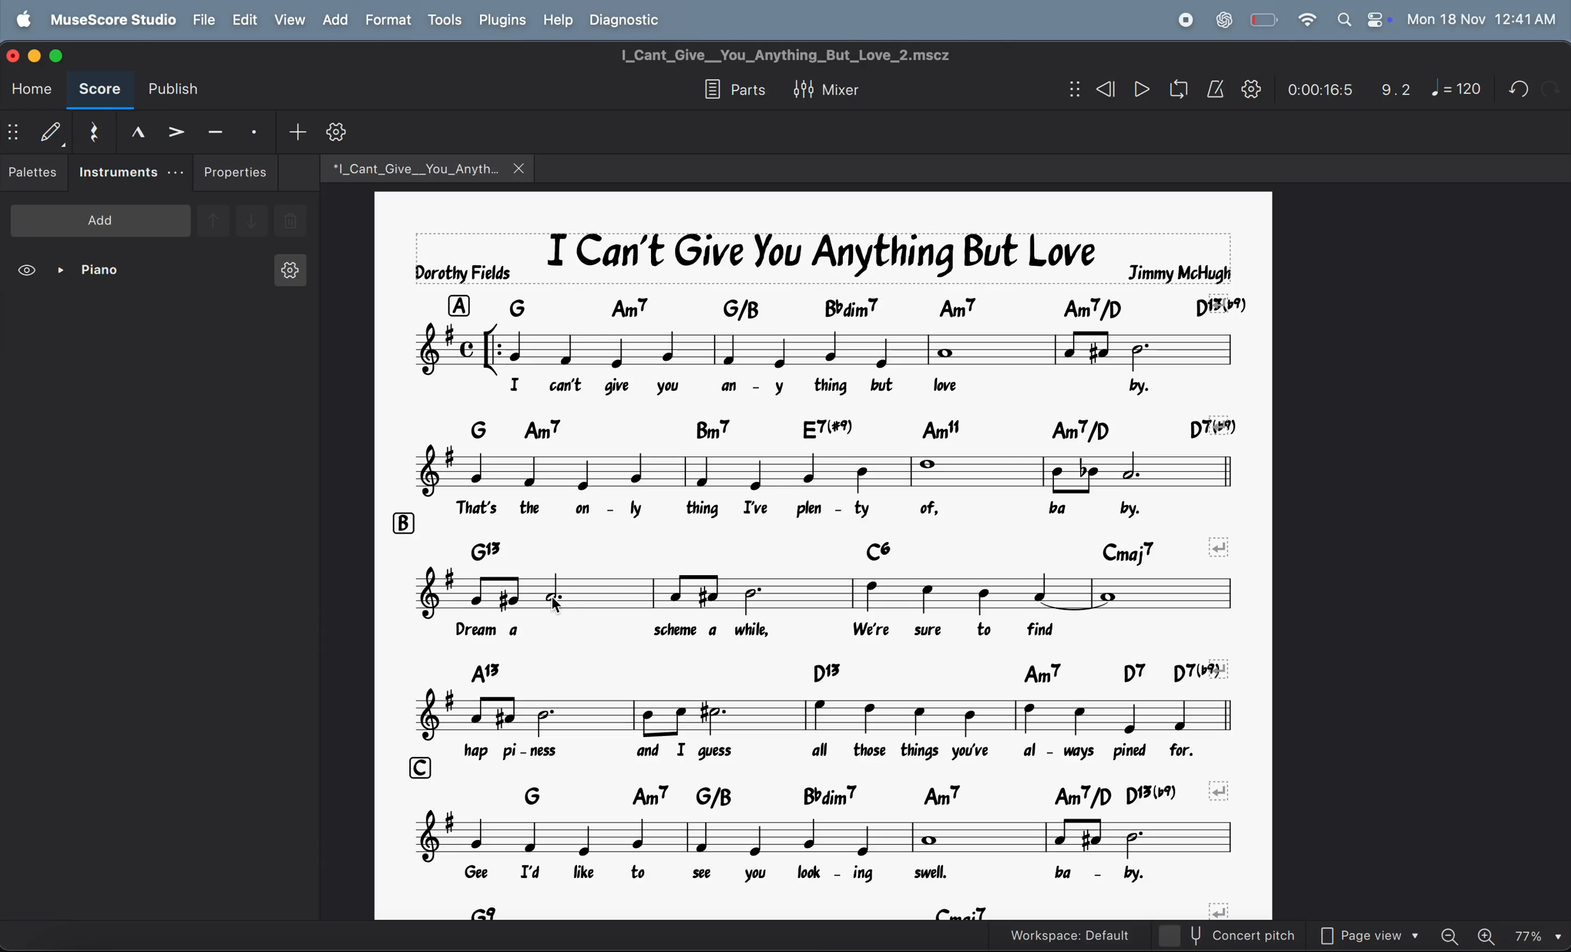  Describe the element at coordinates (847, 428) in the screenshot. I see `chord symbols` at that location.